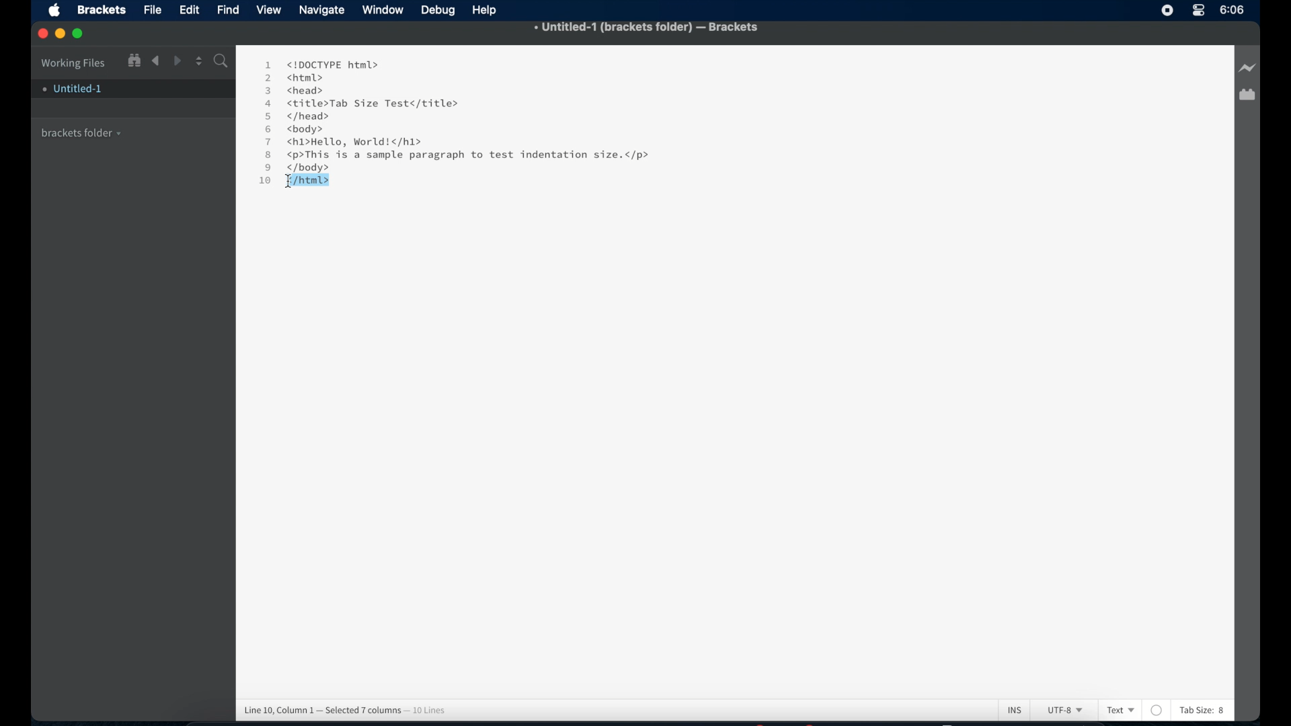 The width and height of the screenshot is (1291, 726). What do you see at coordinates (294, 77) in the screenshot?
I see `2 <html>` at bounding box center [294, 77].